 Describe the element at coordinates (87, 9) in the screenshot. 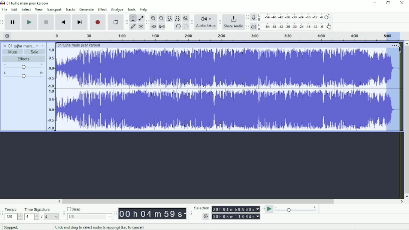

I see `Generate` at that location.